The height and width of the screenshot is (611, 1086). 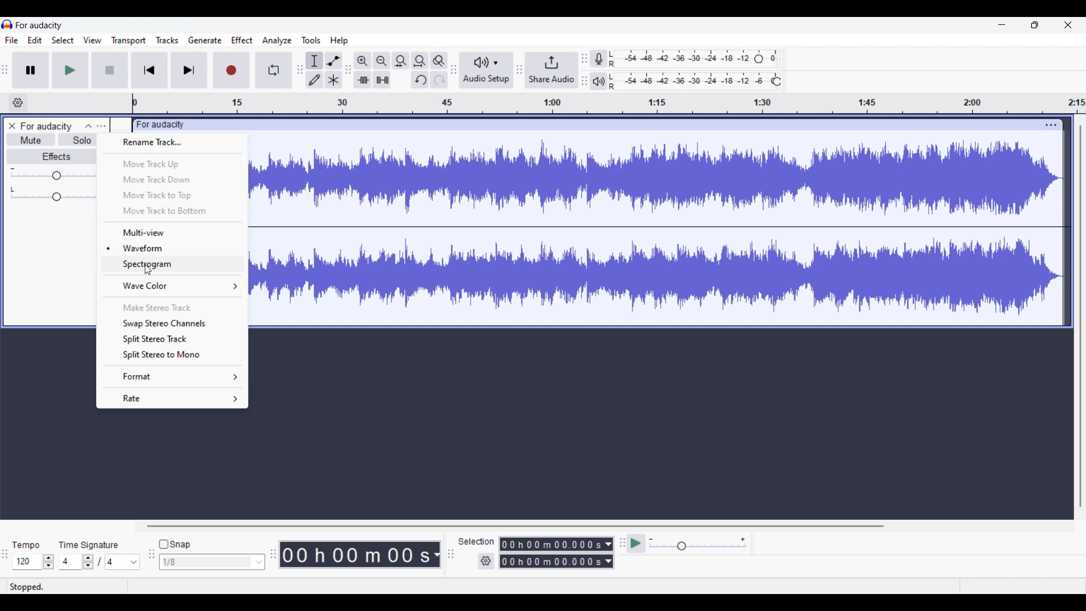 I want to click on Zoom toggle, so click(x=439, y=61).